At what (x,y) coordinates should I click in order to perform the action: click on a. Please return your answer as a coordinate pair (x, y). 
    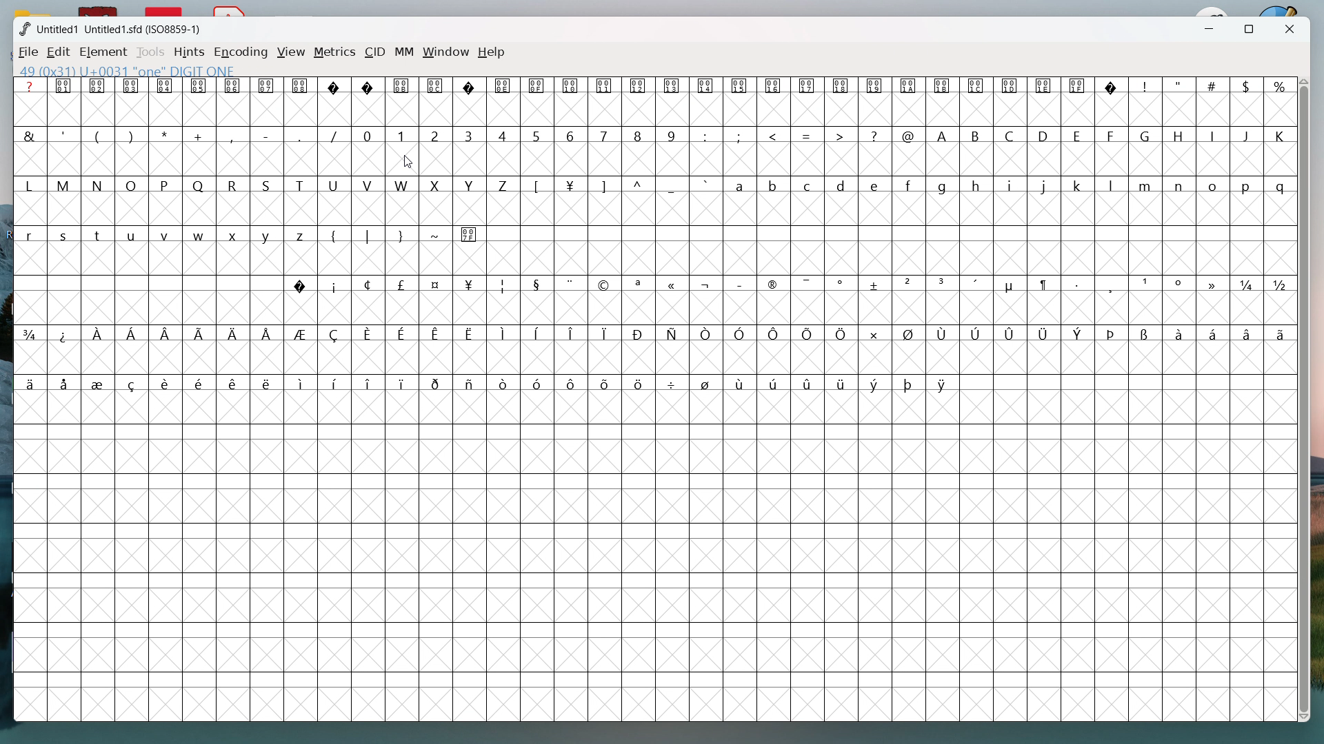
    Looking at the image, I should click on (742, 184).